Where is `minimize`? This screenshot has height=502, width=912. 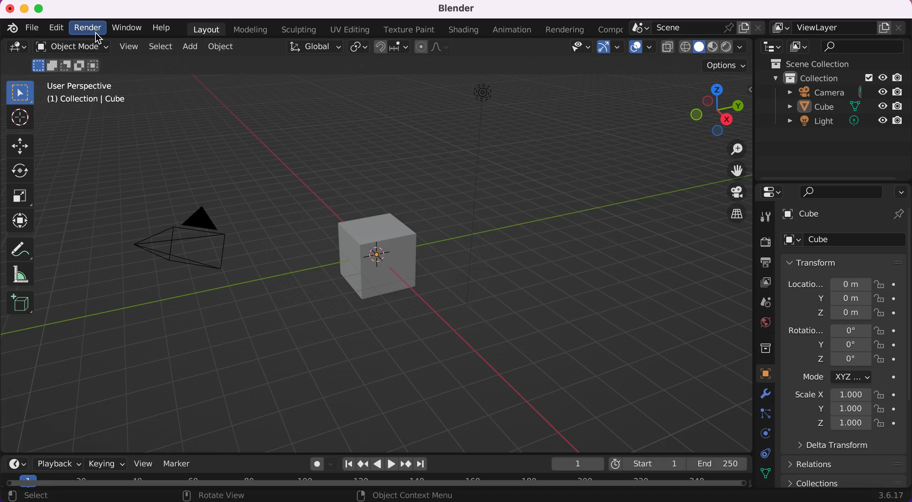
minimize is located at coordinates (25, 8).